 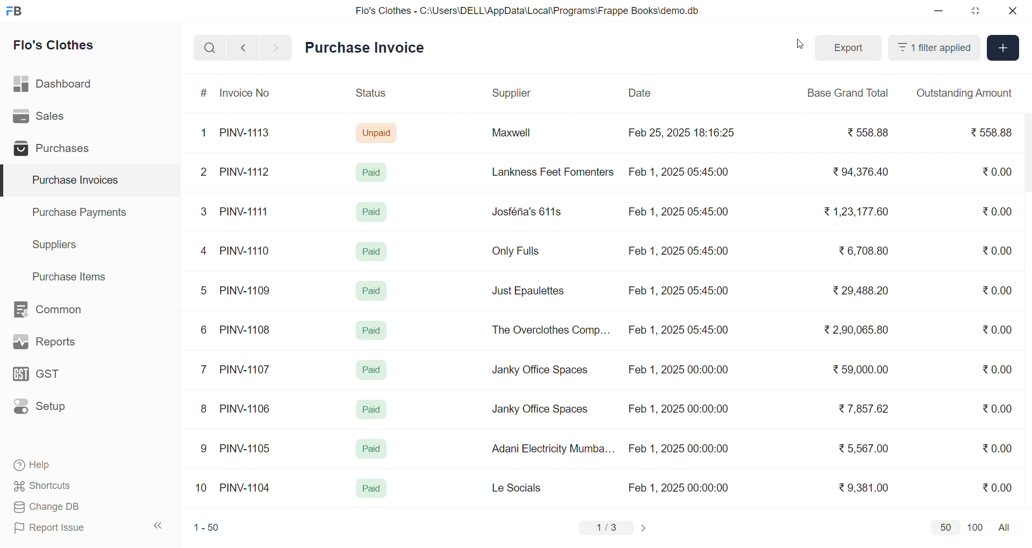 I want to click on Invoice No, so click(x=249, y=93).